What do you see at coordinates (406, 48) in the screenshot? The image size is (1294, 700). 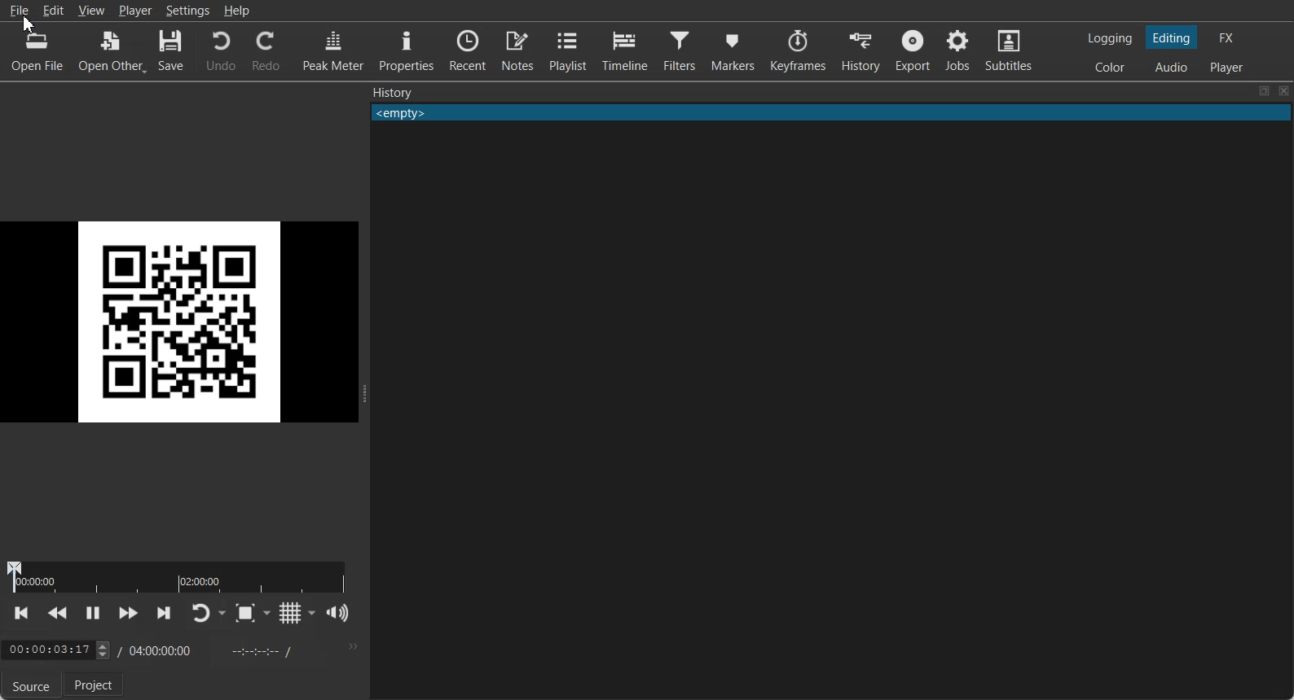 I see `Properties` at bounding box center [406, 48].